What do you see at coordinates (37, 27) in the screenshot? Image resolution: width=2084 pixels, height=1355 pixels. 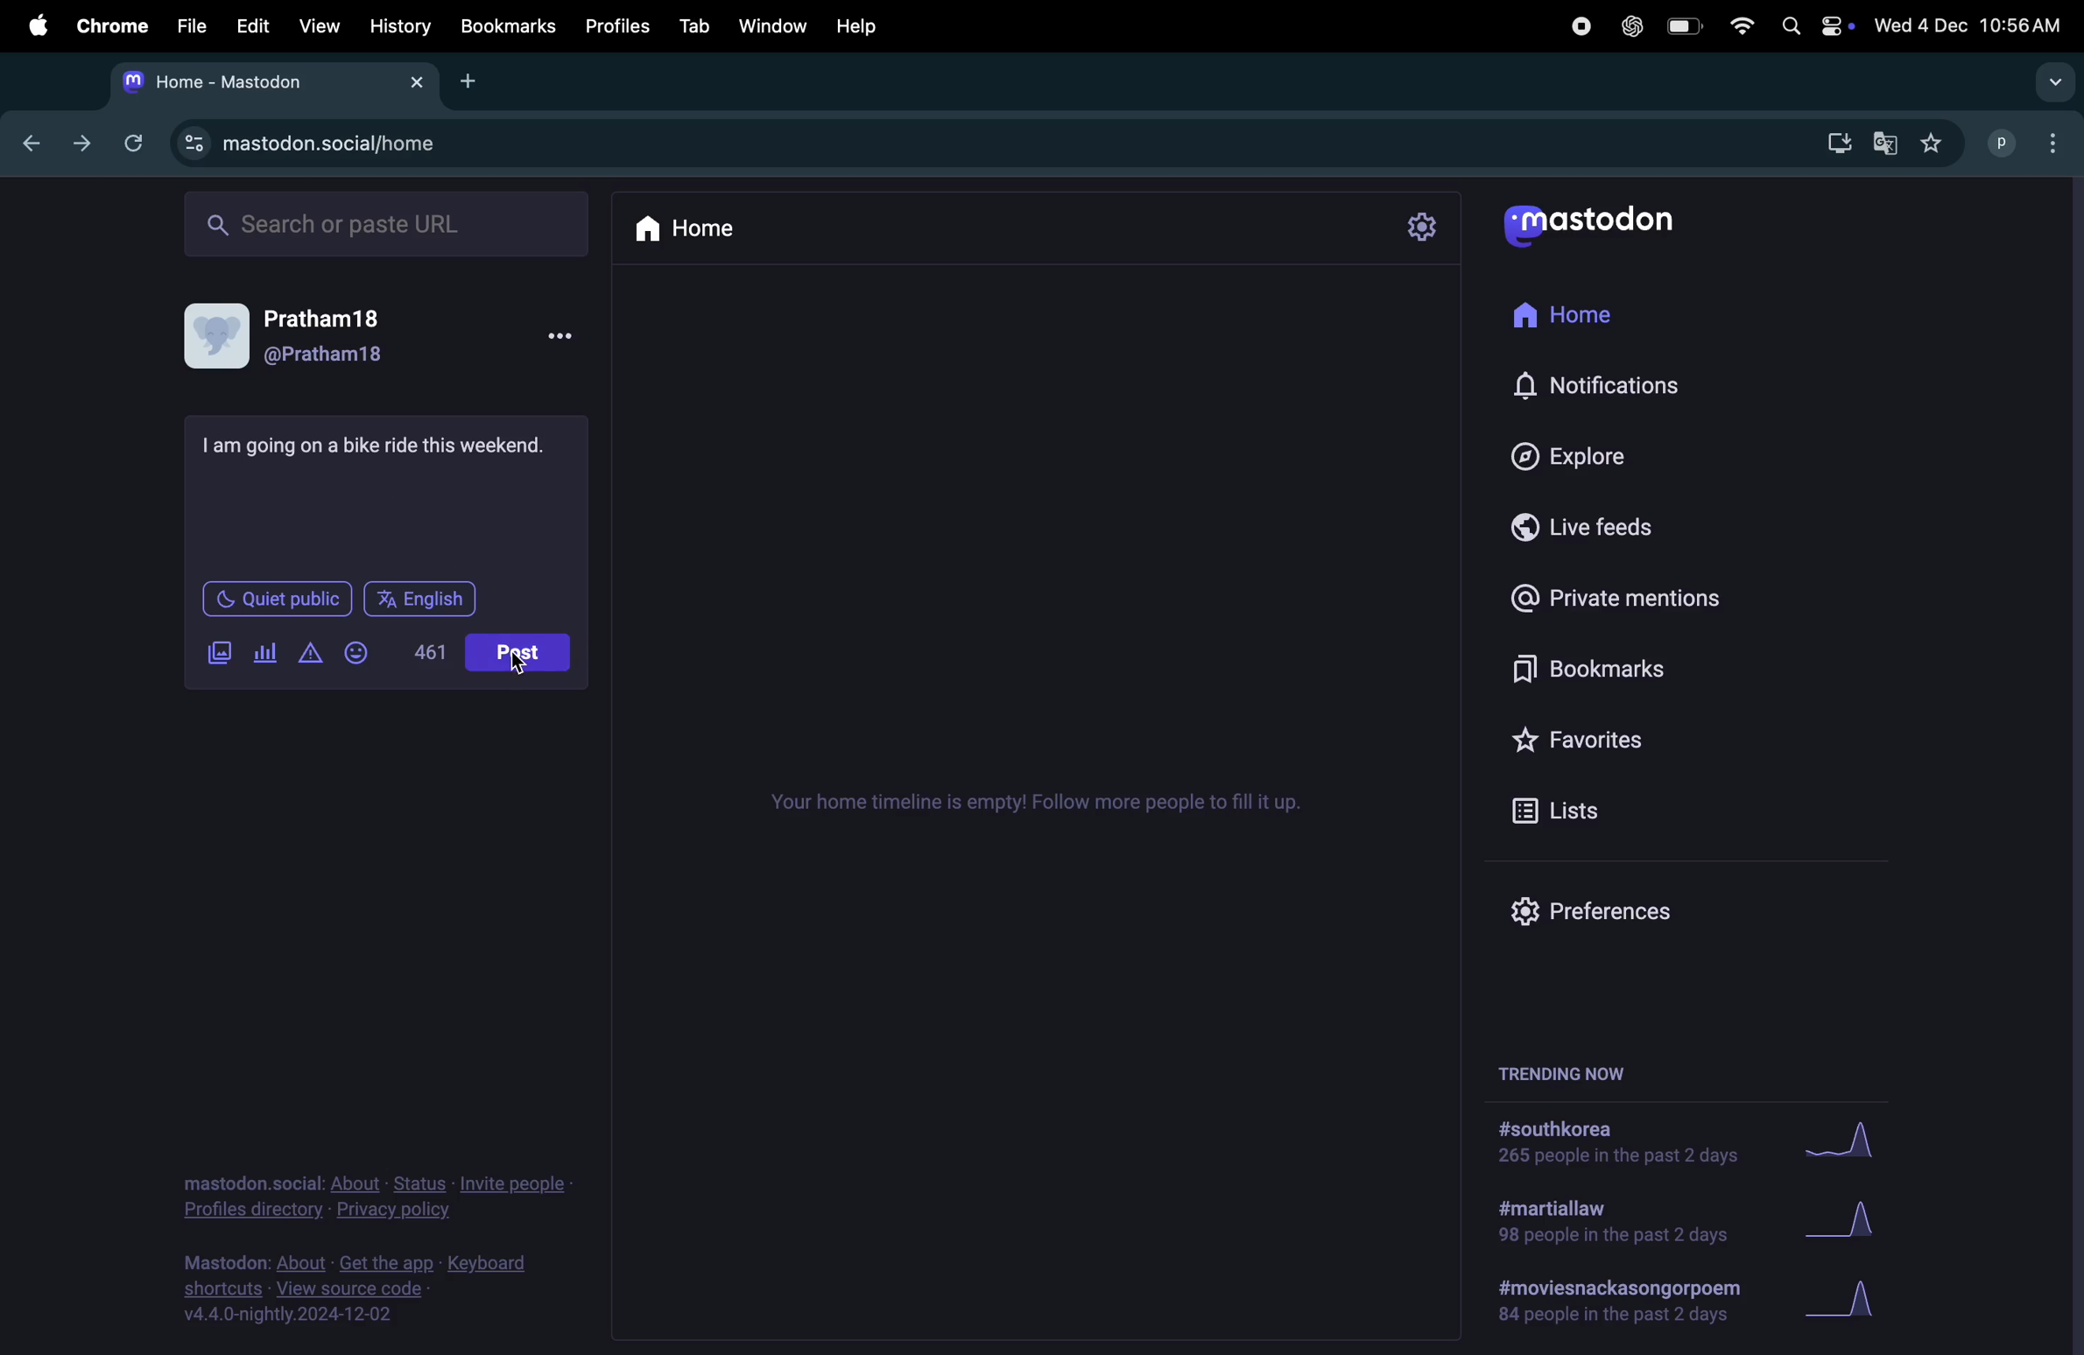 I see `apple menu` at bounding box center [37, 27].